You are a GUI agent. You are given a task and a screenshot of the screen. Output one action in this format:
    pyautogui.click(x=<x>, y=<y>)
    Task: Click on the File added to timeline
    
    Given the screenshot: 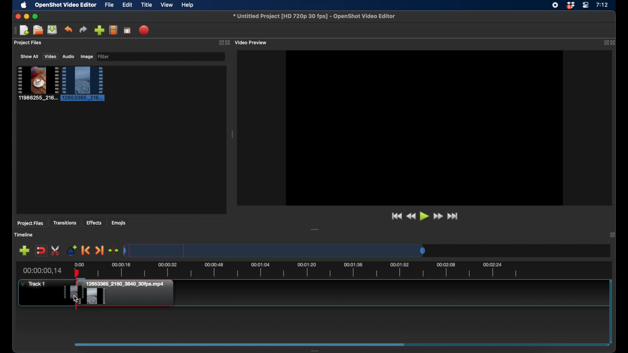 What is the action you would take?
    pyautogui.click(x=129, y=294)
    